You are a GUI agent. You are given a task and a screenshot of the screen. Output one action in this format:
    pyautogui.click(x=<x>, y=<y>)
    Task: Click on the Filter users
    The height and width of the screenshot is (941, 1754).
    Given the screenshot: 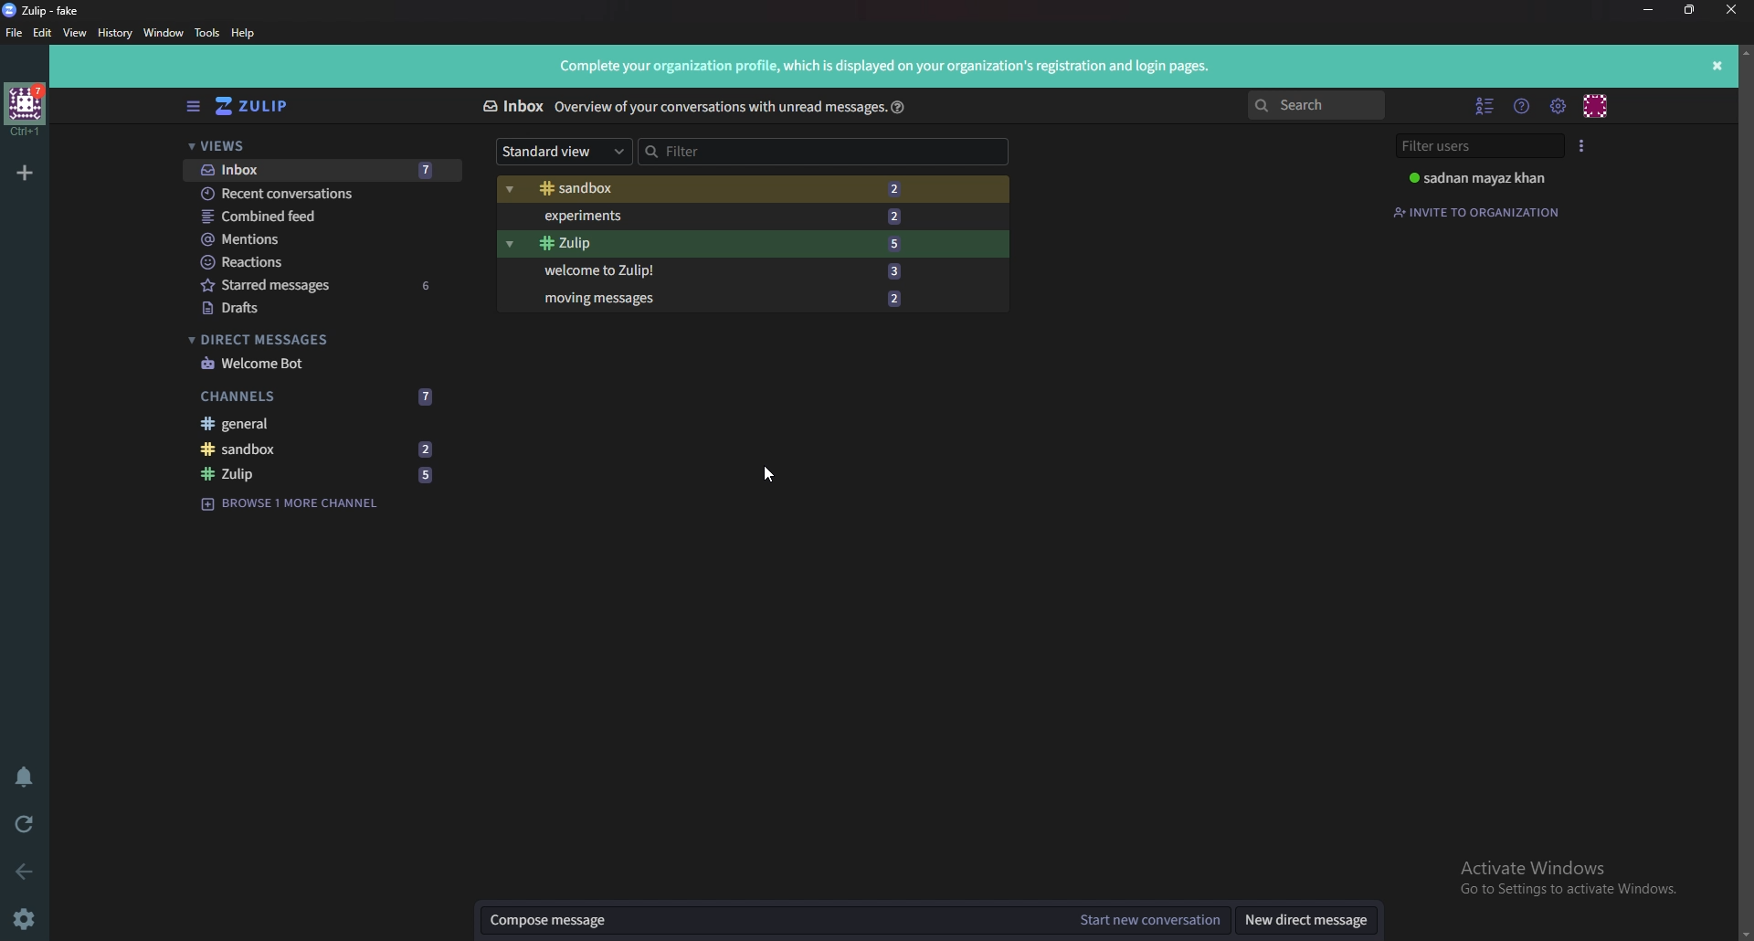 What is the action you would take?
    pyautogui.click(x=1475, y=147)
    